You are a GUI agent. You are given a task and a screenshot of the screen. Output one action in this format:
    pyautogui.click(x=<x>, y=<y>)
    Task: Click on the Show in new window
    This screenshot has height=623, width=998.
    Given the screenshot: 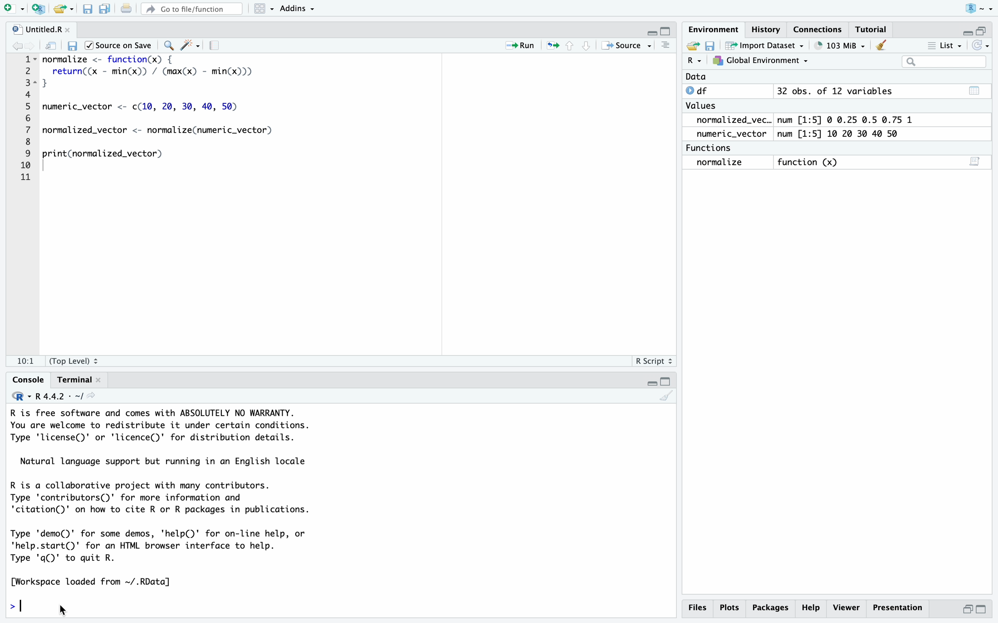 What is the action you would take?
    pyautogui.click(x=51, y=45)
    